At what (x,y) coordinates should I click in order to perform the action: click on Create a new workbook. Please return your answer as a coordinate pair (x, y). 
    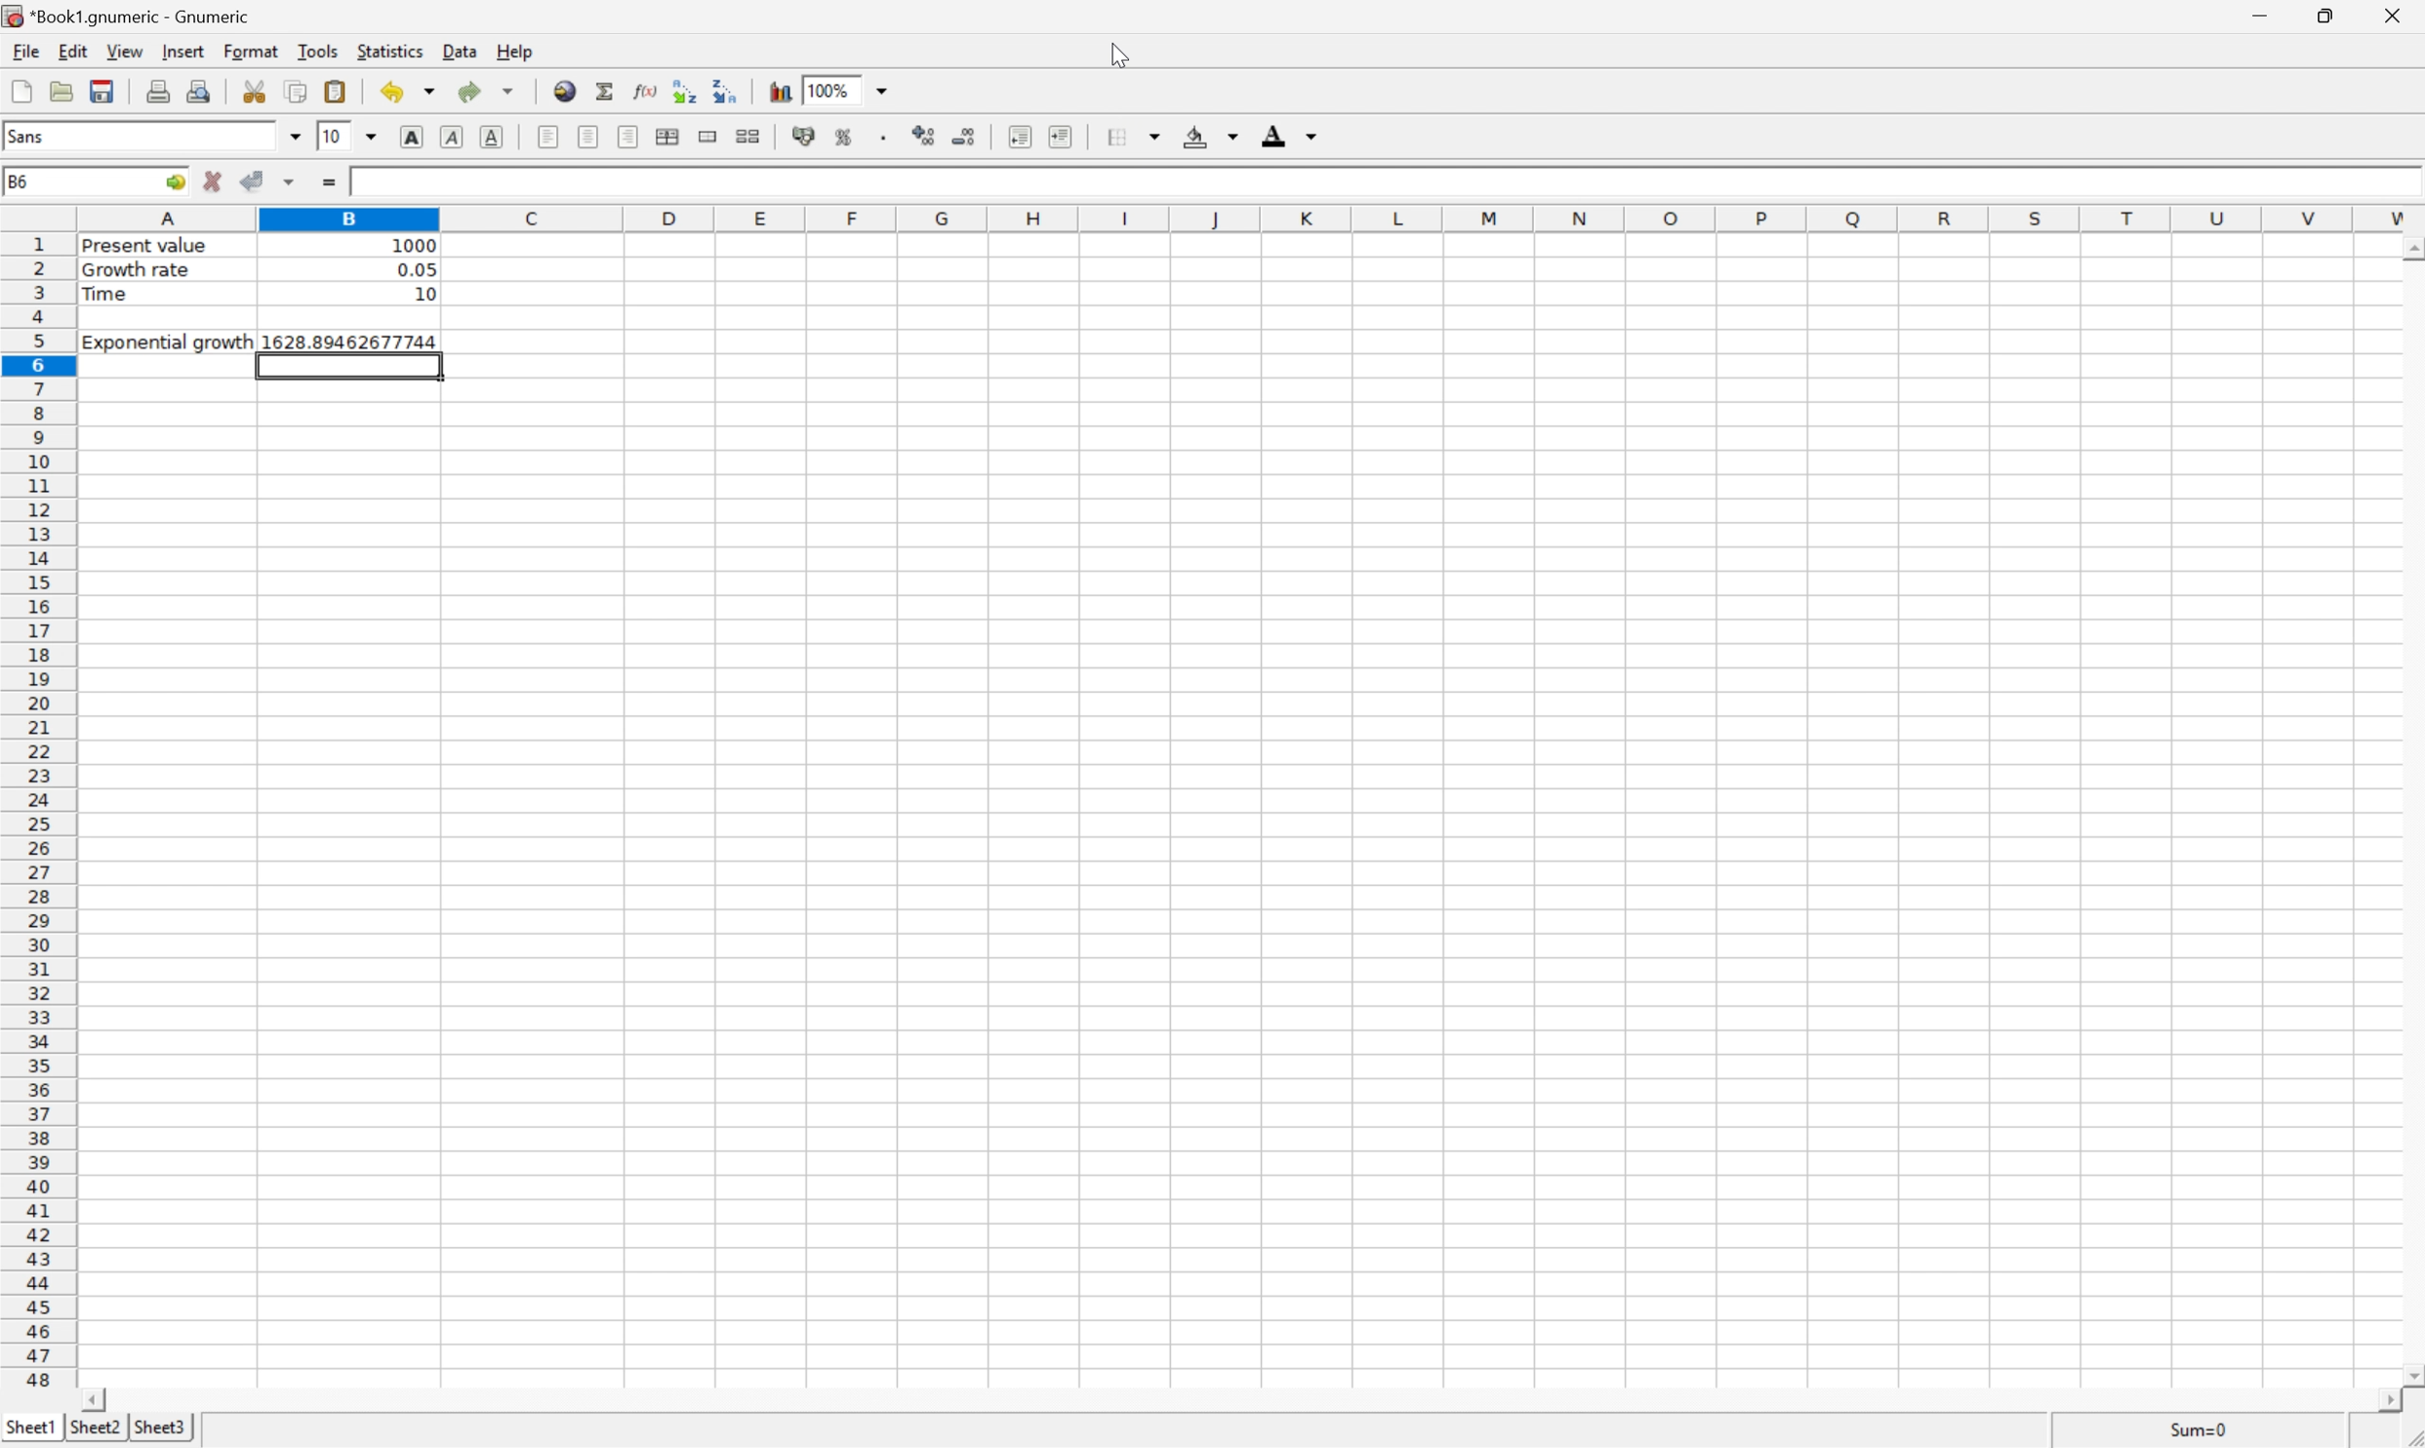
    Looking at the image, I should click on (22, 91).